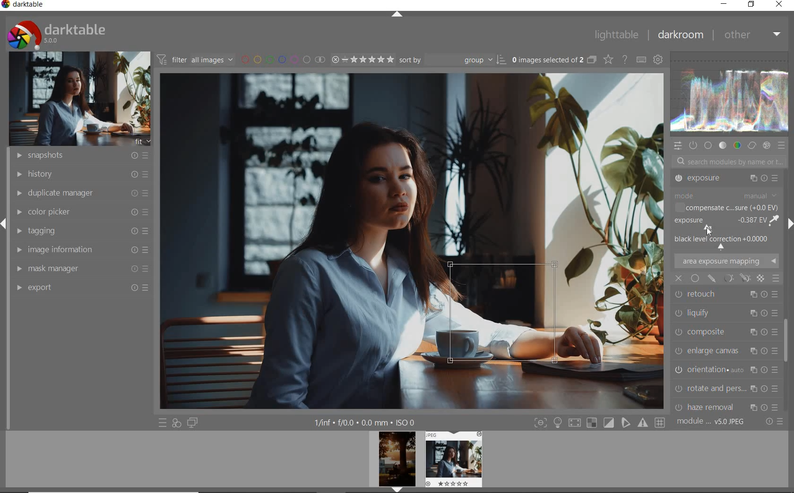 Image resolution: width=794 pixels, height=493 pixels. Describe the element at coordinates (779, 5) in the screenshot. I see `CLOSE` at that location.